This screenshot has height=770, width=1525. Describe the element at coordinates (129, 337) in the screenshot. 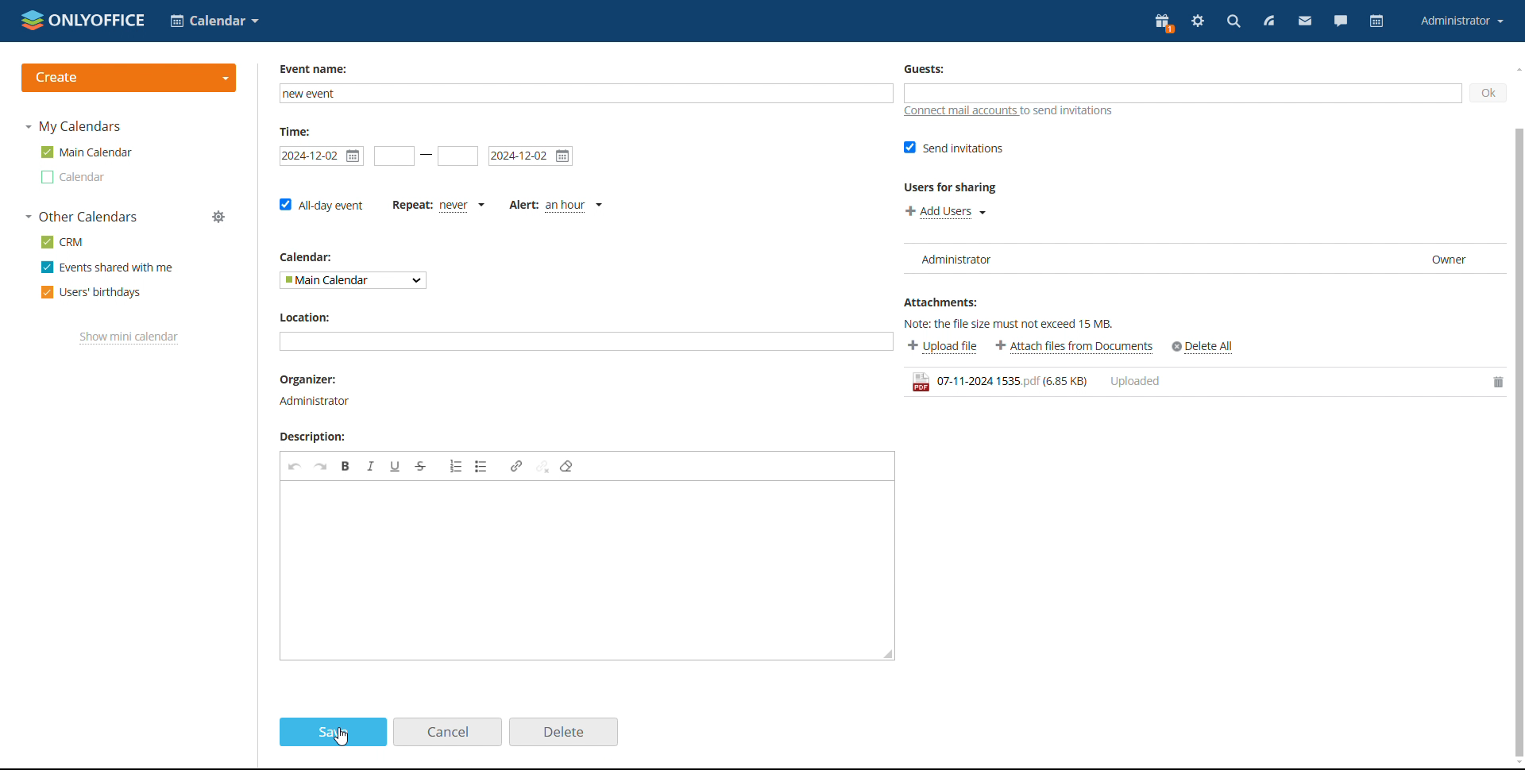

I see `show mini calendar` at that location.